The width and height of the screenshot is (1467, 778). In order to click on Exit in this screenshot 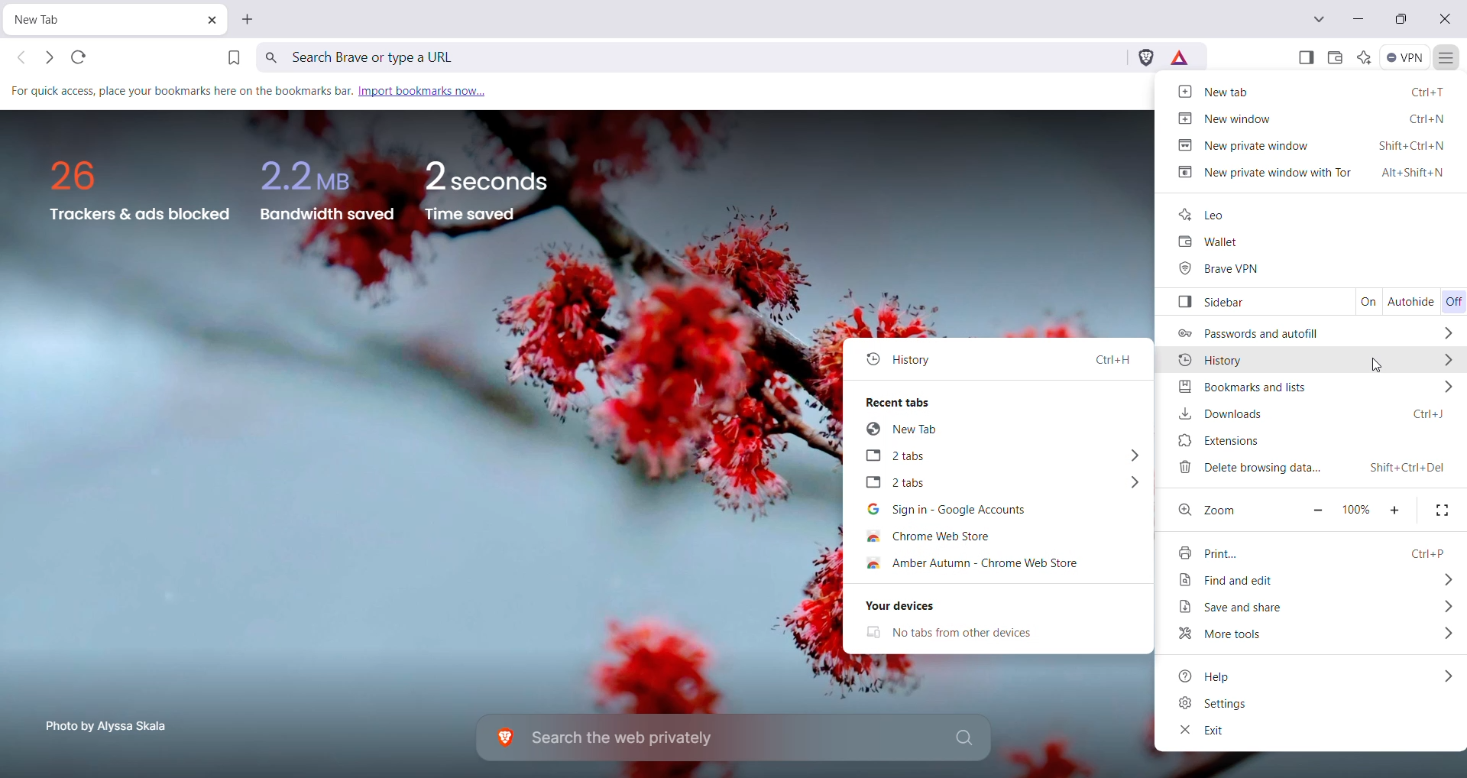, I will do `click(1200, 732)`.